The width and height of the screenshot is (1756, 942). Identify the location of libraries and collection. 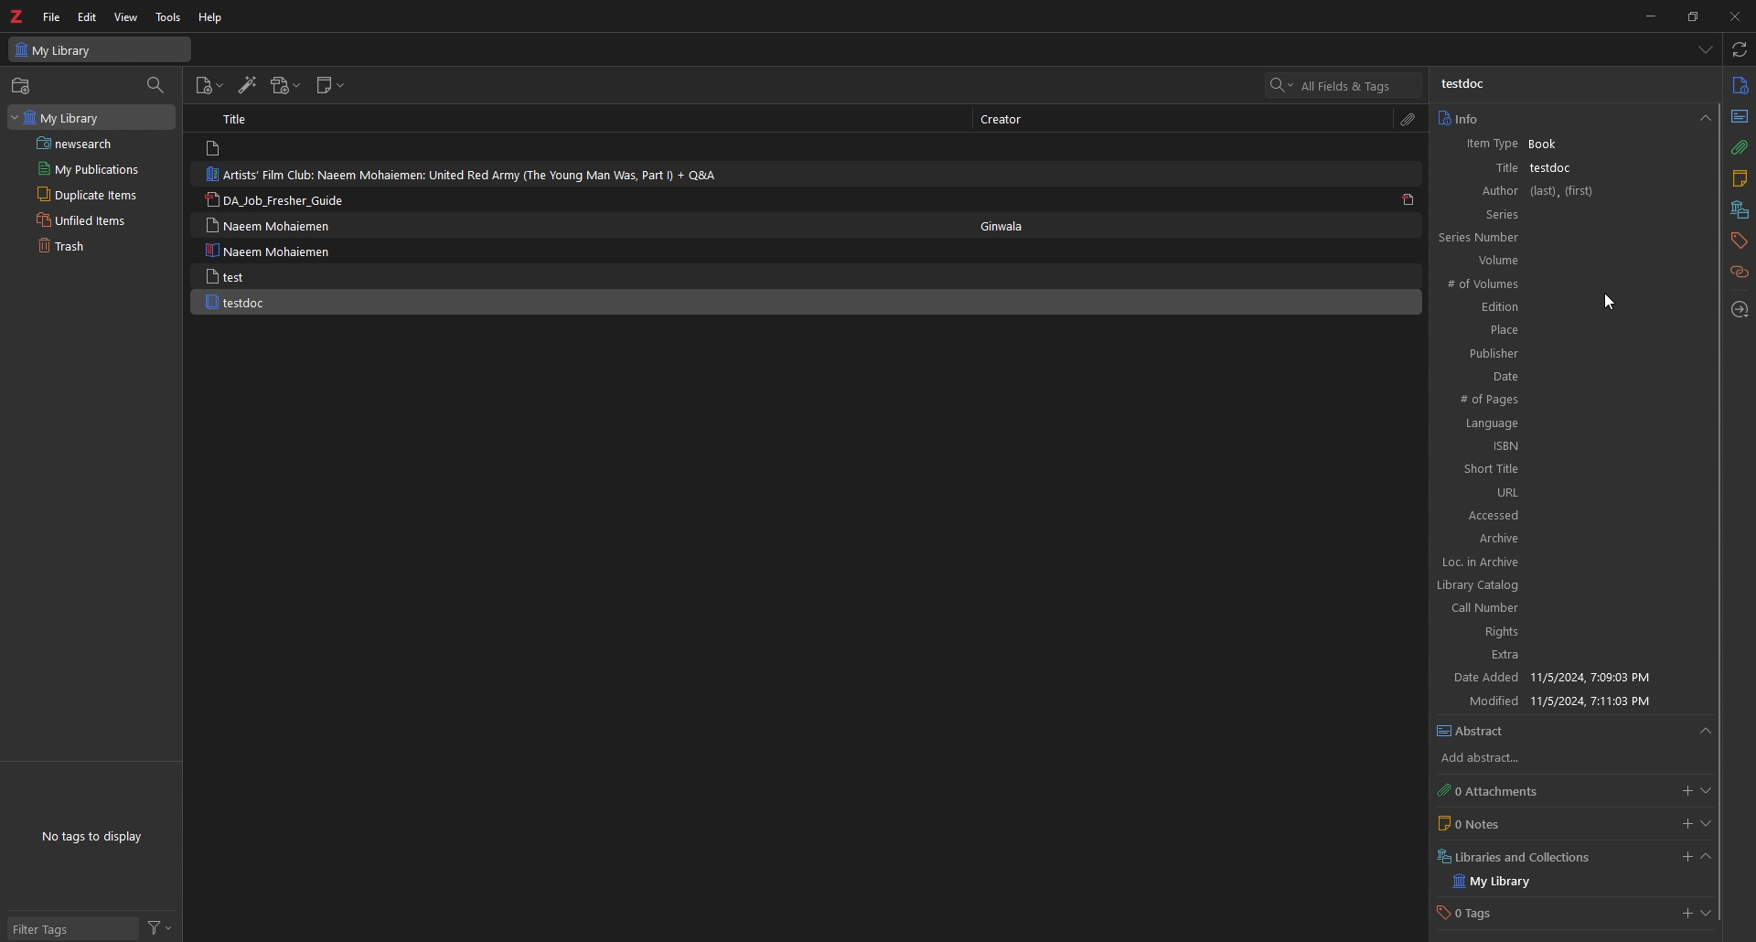
(1740, 211).